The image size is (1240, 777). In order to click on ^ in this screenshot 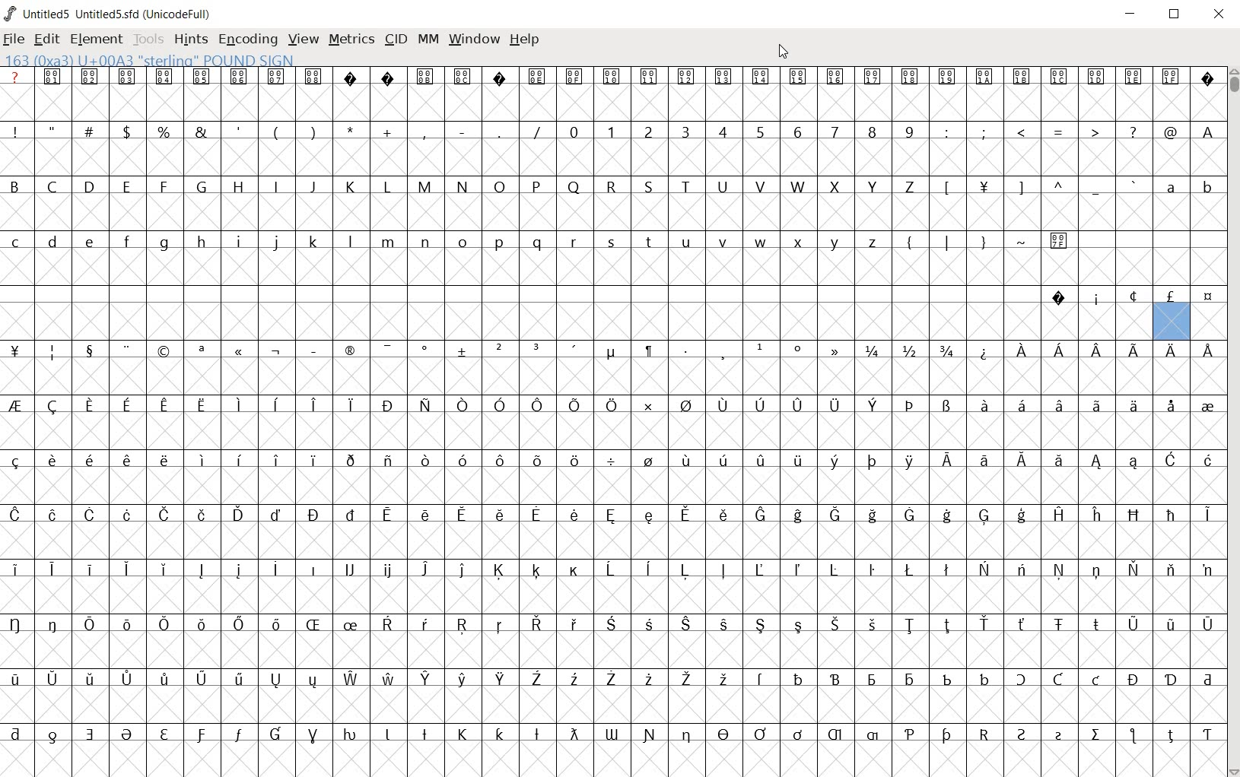, I will do `click(1057, 188)`.